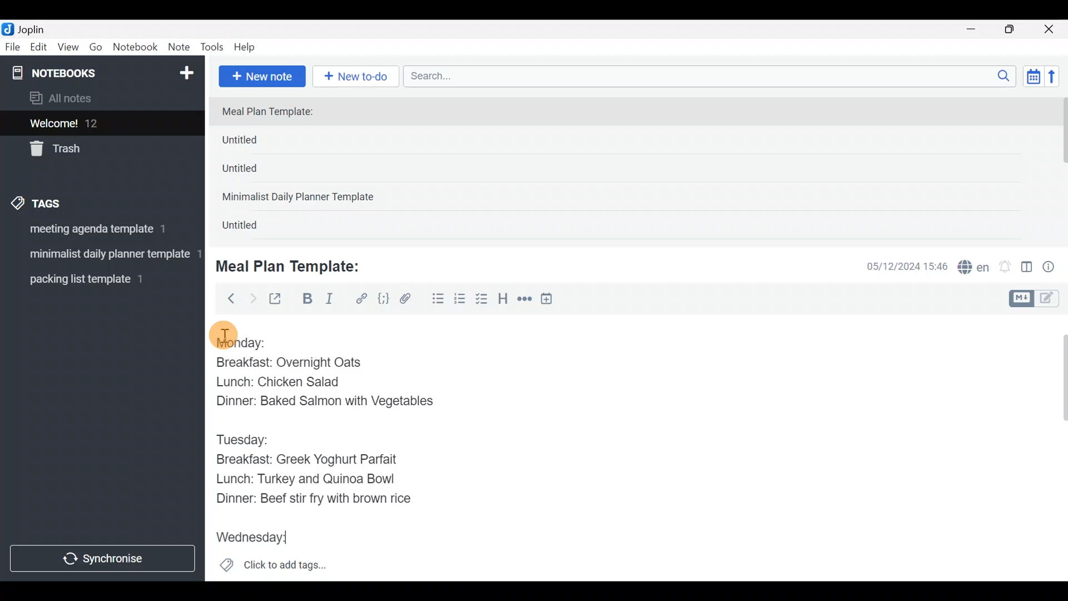  I want to click on Tags, so click(62, 201).